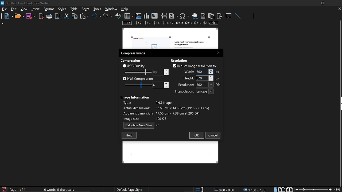 The height and width of the screenshot is (192, 342). What do you see at coordinates (220, 16) in the screenshot?
I see `insert bookmark` at bounding box center [220, 16].